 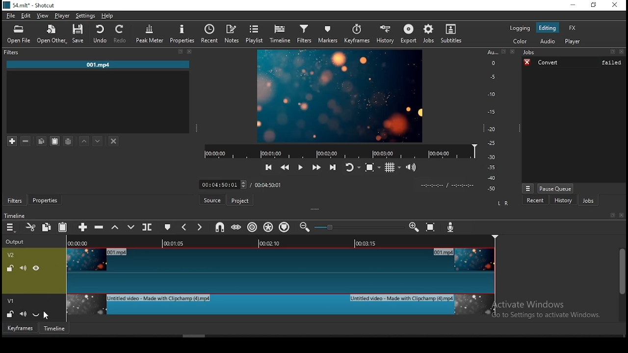 What do you see at coordinates (385, 34) in the screenshot?
I see `history` at bounding box center [385, 34].